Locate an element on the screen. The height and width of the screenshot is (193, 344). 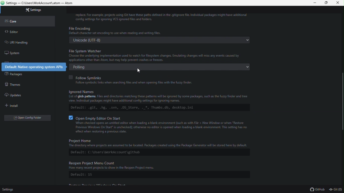
maximize is located at coordinates (325, 3).